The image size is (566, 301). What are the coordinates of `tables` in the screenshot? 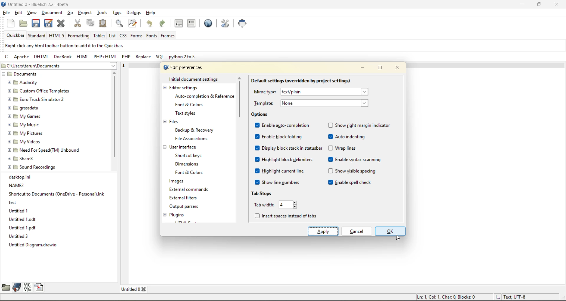 It's located at (99, 36).